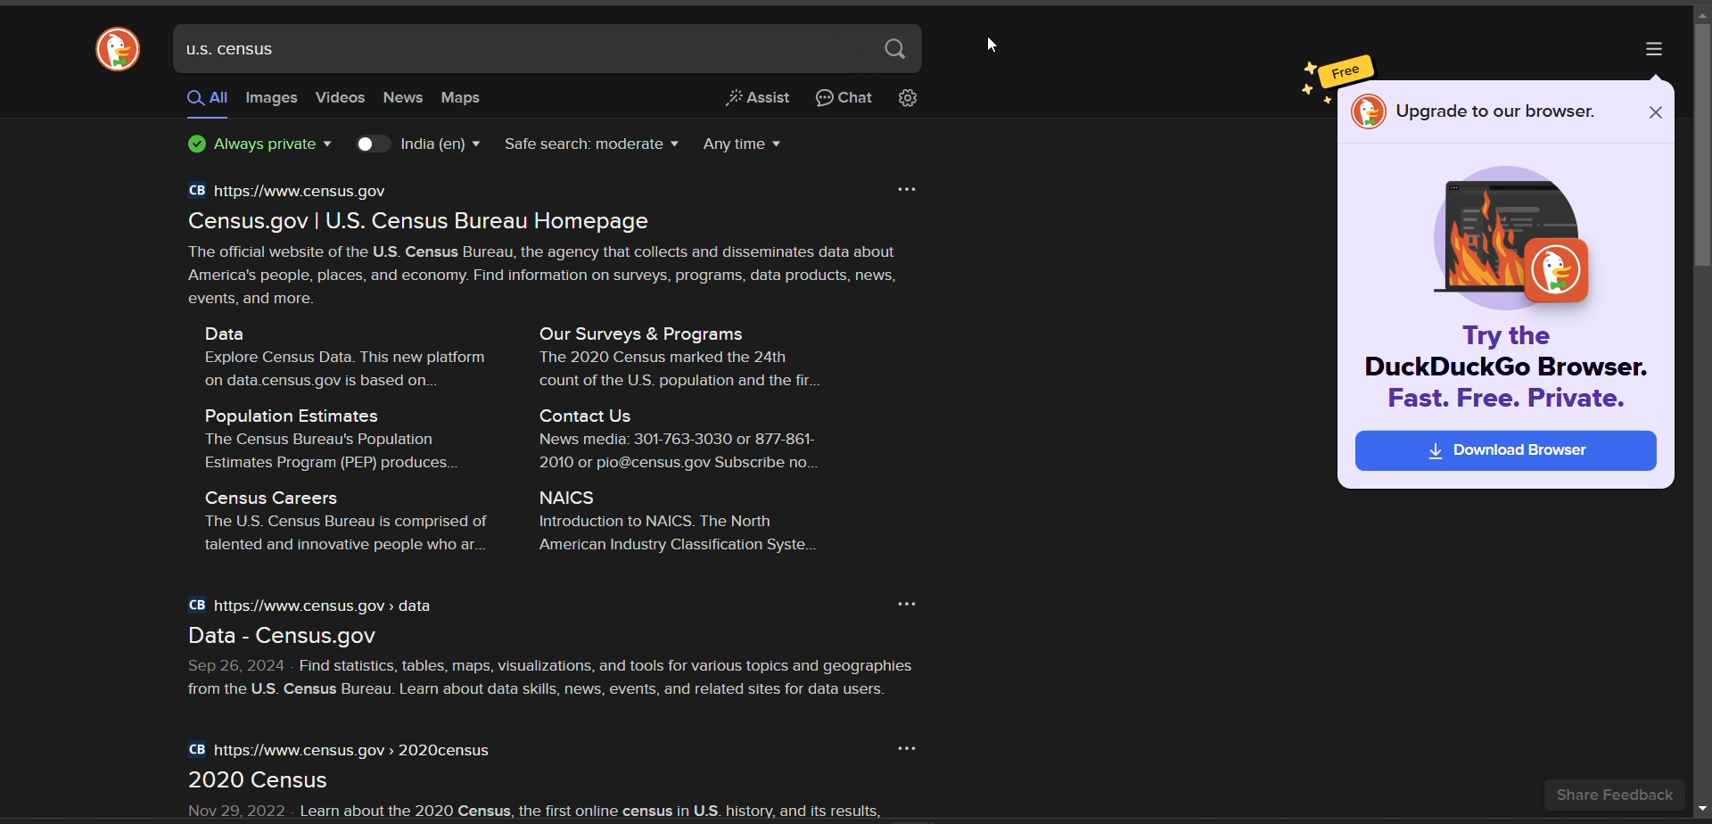 This screenshot has width=1712, height=824. Describe the element at coordinates (334, 369) in the screenshot. I see `Explore Census Data. This new platform
on data.census.gov is based on...` at that location.